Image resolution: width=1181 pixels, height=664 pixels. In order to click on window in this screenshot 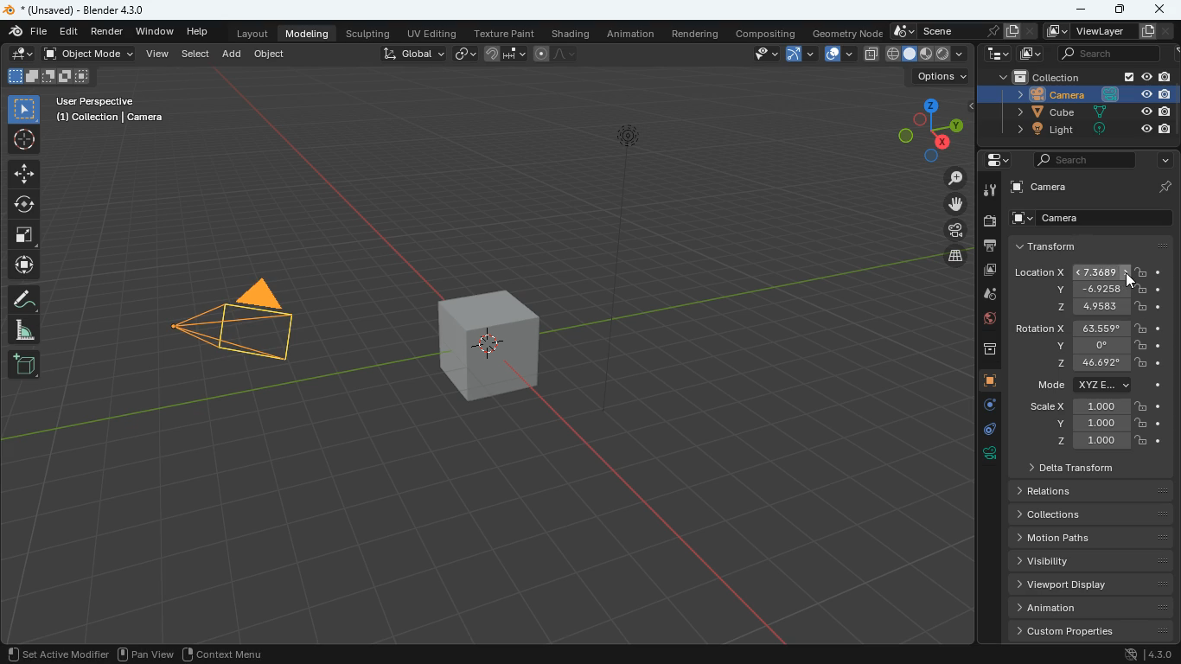, I will do `click(156, 32)`.